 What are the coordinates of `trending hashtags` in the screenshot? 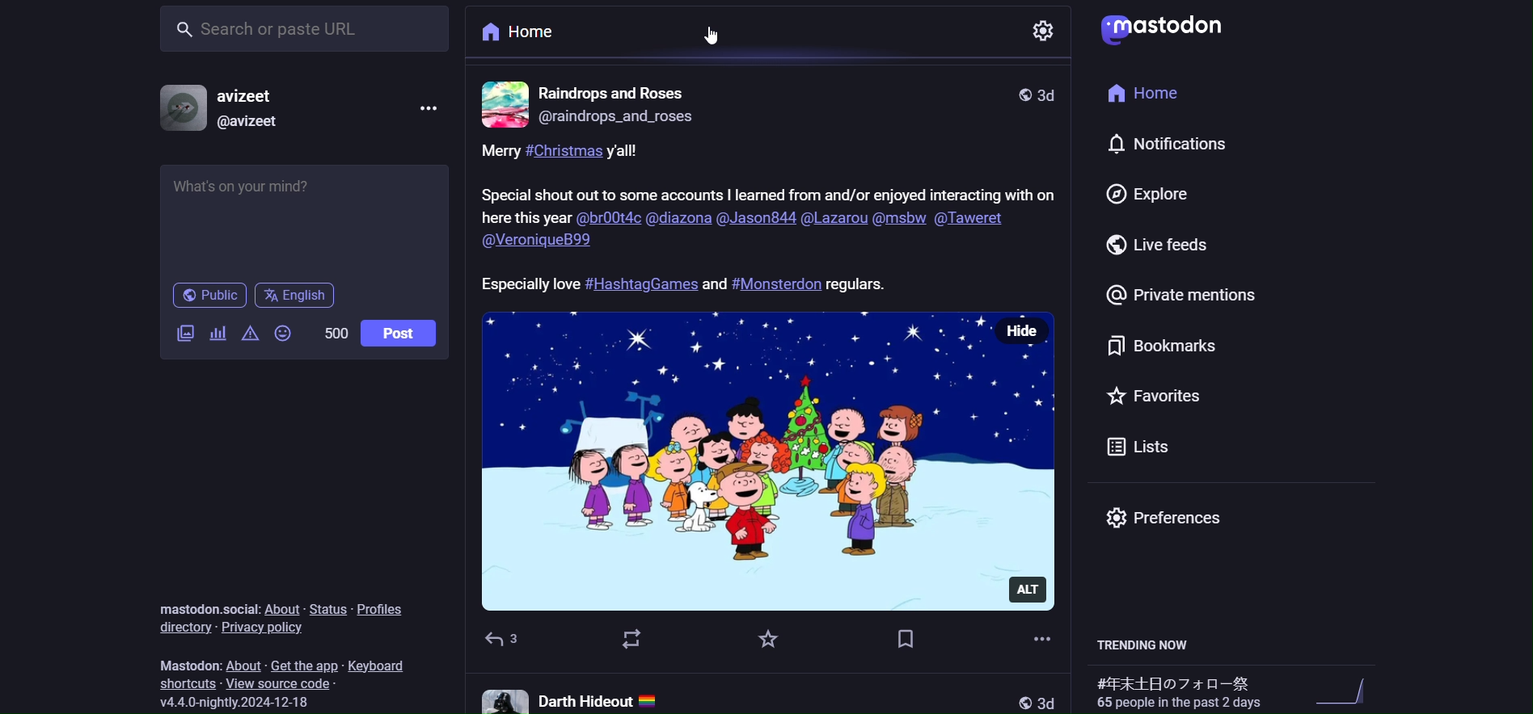 It's located at (1183, 692).